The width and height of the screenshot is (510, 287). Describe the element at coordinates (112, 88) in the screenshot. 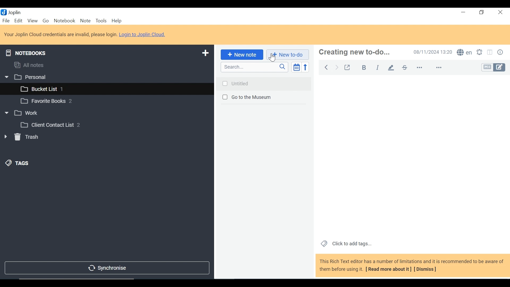

I see `Notebook` at that location.